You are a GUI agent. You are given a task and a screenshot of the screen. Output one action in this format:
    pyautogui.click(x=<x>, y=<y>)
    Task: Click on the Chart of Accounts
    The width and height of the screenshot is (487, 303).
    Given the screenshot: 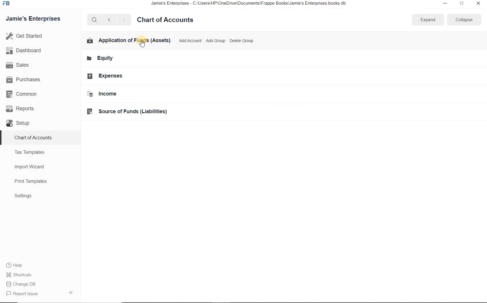 What is the action you would take?
    pyautogui.click(x=168, y=20)
    